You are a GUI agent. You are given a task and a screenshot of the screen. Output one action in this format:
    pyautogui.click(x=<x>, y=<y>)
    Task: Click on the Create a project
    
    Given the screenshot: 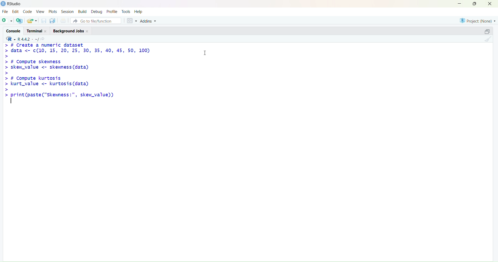 What is the action you would take?
    pyautogui.click(x=19, y=21)
    